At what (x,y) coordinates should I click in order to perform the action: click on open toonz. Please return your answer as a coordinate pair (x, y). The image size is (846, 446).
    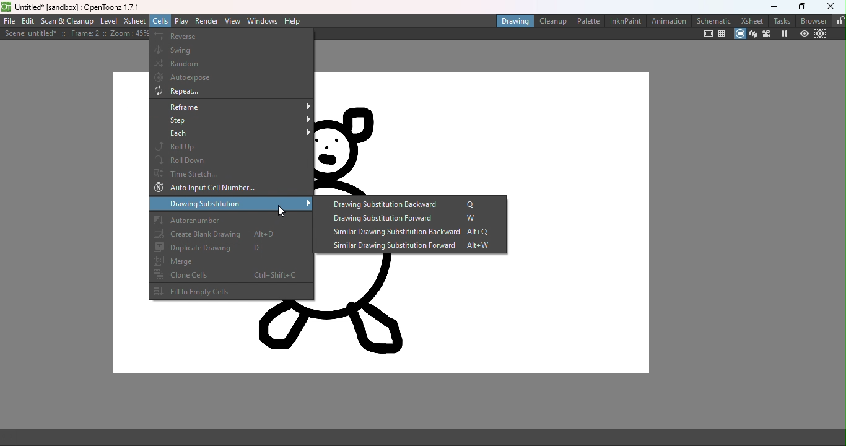
    Looking at the image, I should click on (6, 6).